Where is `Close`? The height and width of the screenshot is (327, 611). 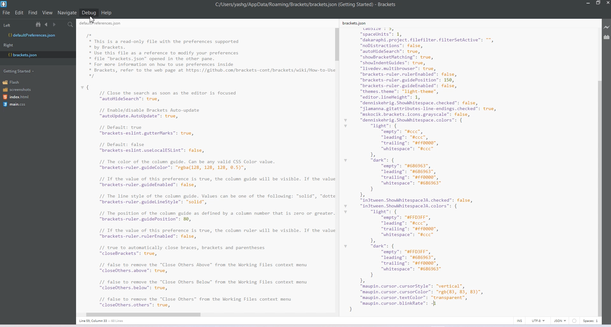
Close is located at coordinates (607, 3).